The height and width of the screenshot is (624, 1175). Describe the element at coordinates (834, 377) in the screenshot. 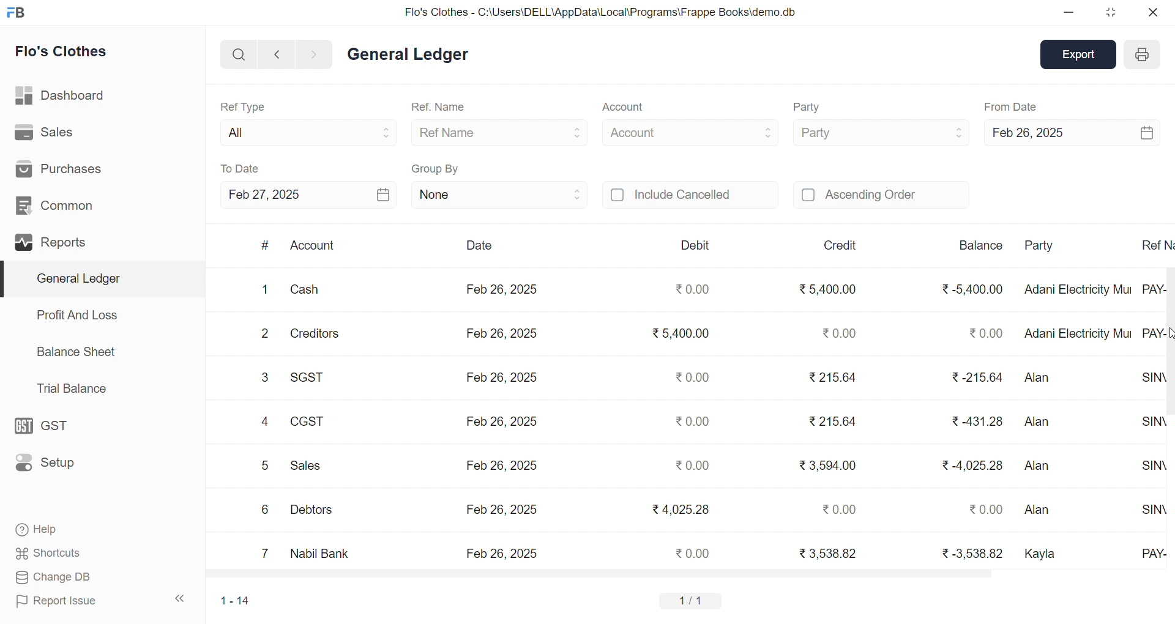

I see `₹215.64` at that location.